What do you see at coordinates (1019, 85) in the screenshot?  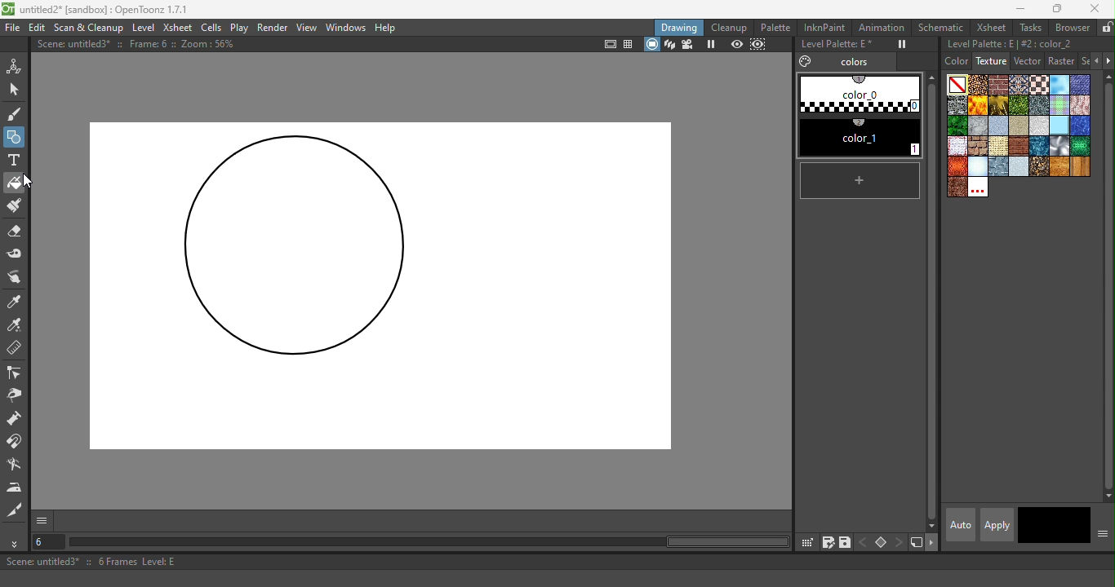 I see `Carpet.bmp` at bounding box center [1019, 85].